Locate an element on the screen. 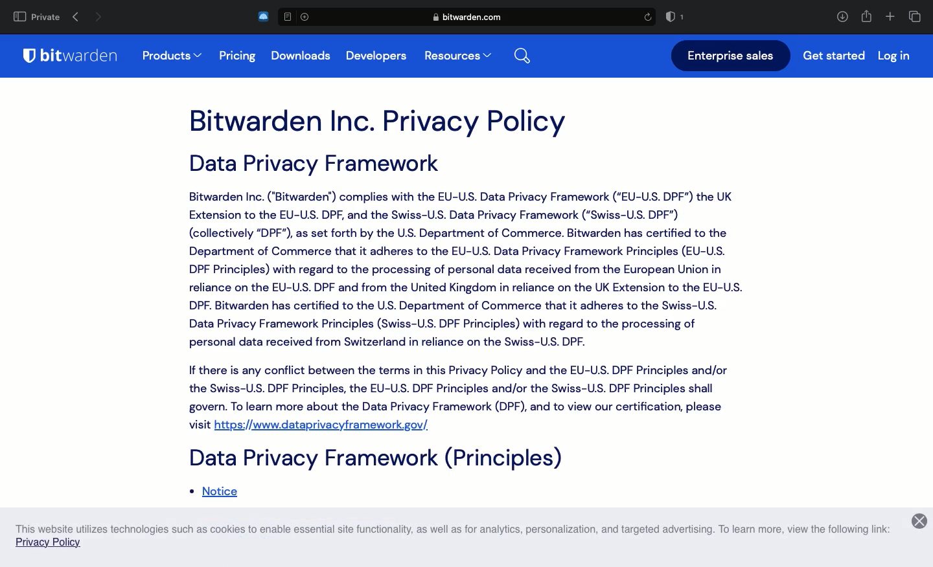  developers is located at coordinates (380, 58).